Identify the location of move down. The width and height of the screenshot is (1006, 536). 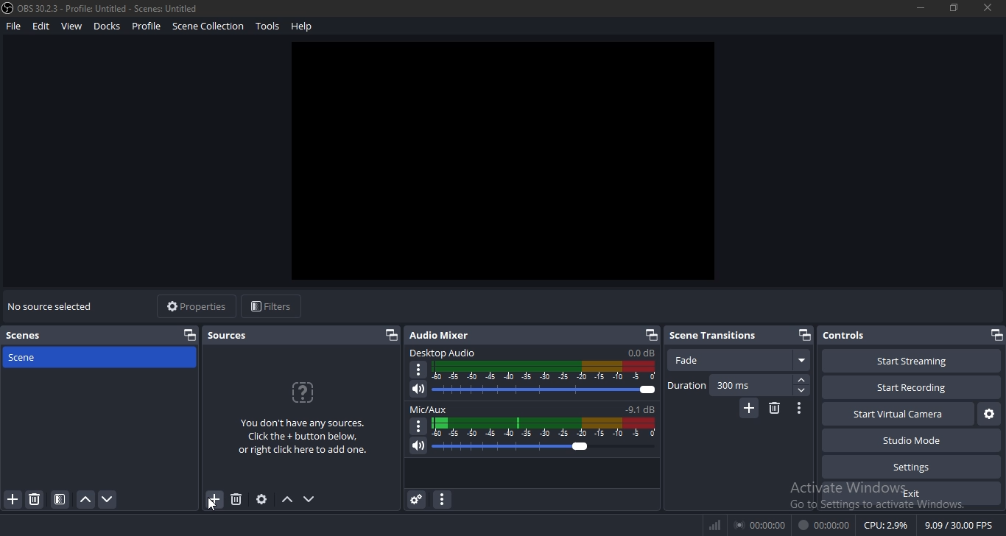
(110, 500).